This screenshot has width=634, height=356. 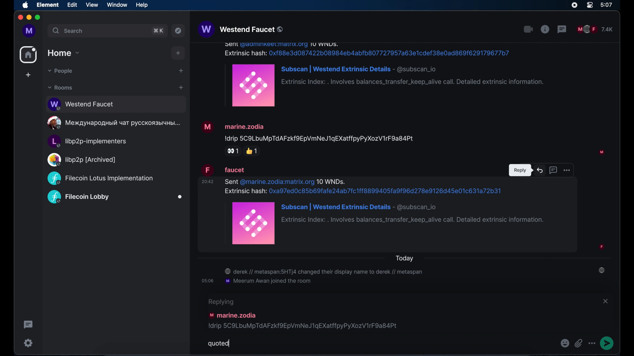 I want to click on public room, so click(x=87, y=142).